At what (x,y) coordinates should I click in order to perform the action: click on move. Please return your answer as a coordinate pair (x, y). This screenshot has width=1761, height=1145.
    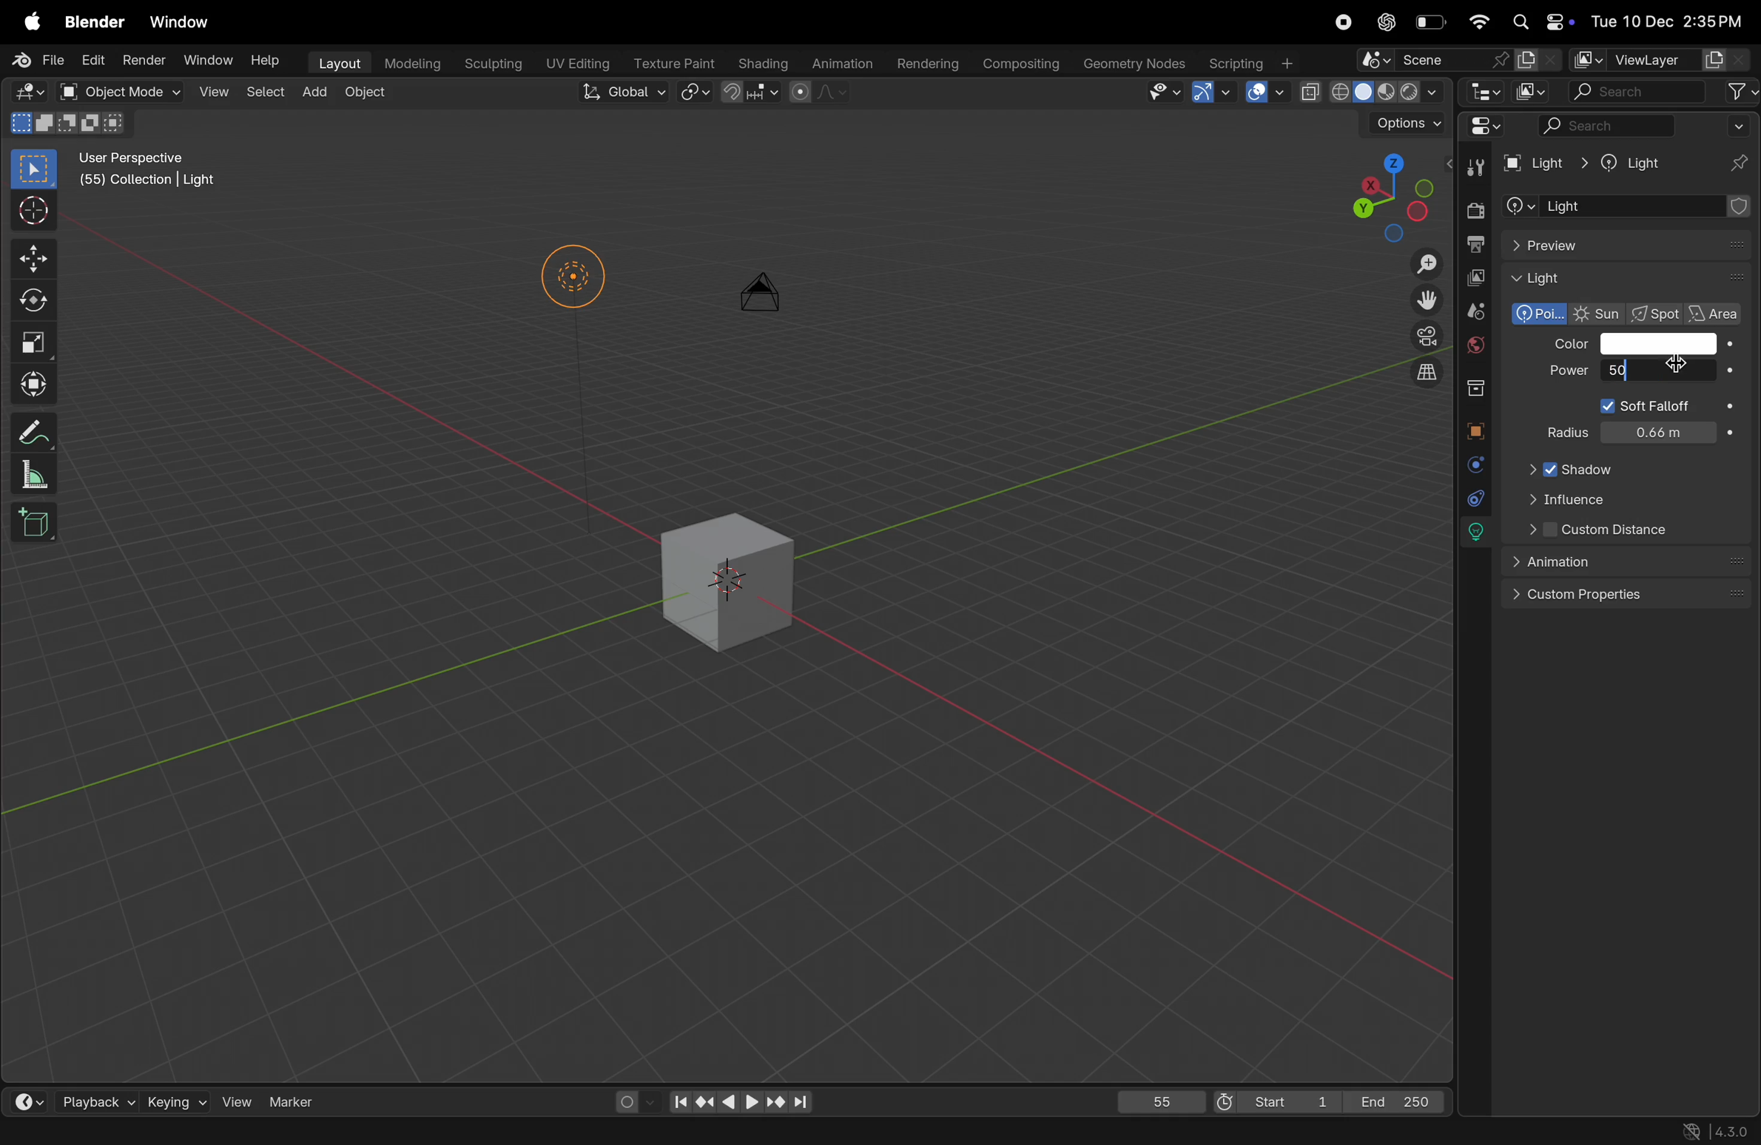
    Looking at the image, I should click on (33, 260).